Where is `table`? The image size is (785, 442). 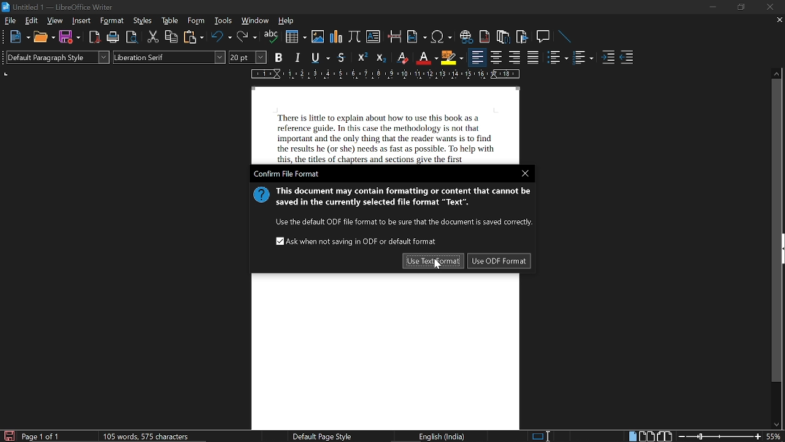
table is located at coordinates (171, 20).